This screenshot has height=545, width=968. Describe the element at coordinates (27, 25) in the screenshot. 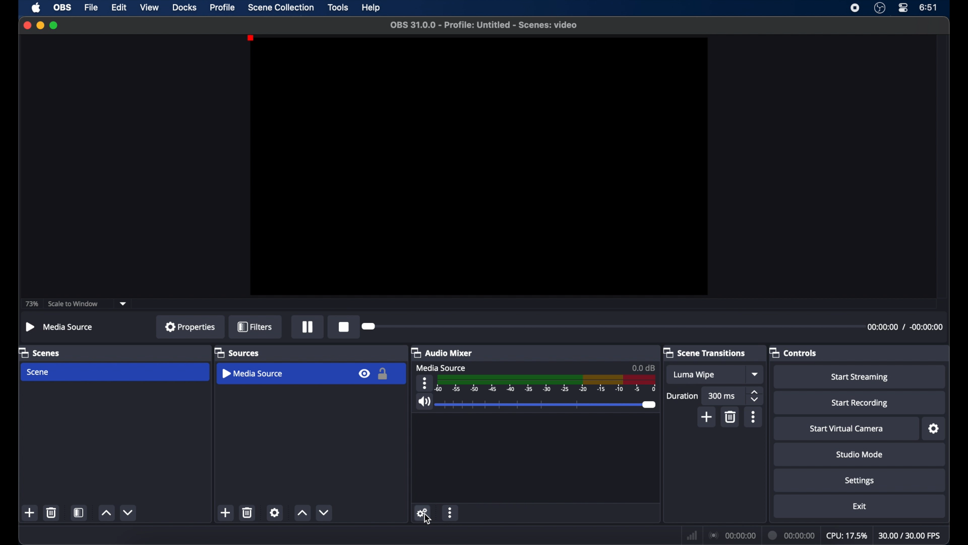

I see `close` at that location.